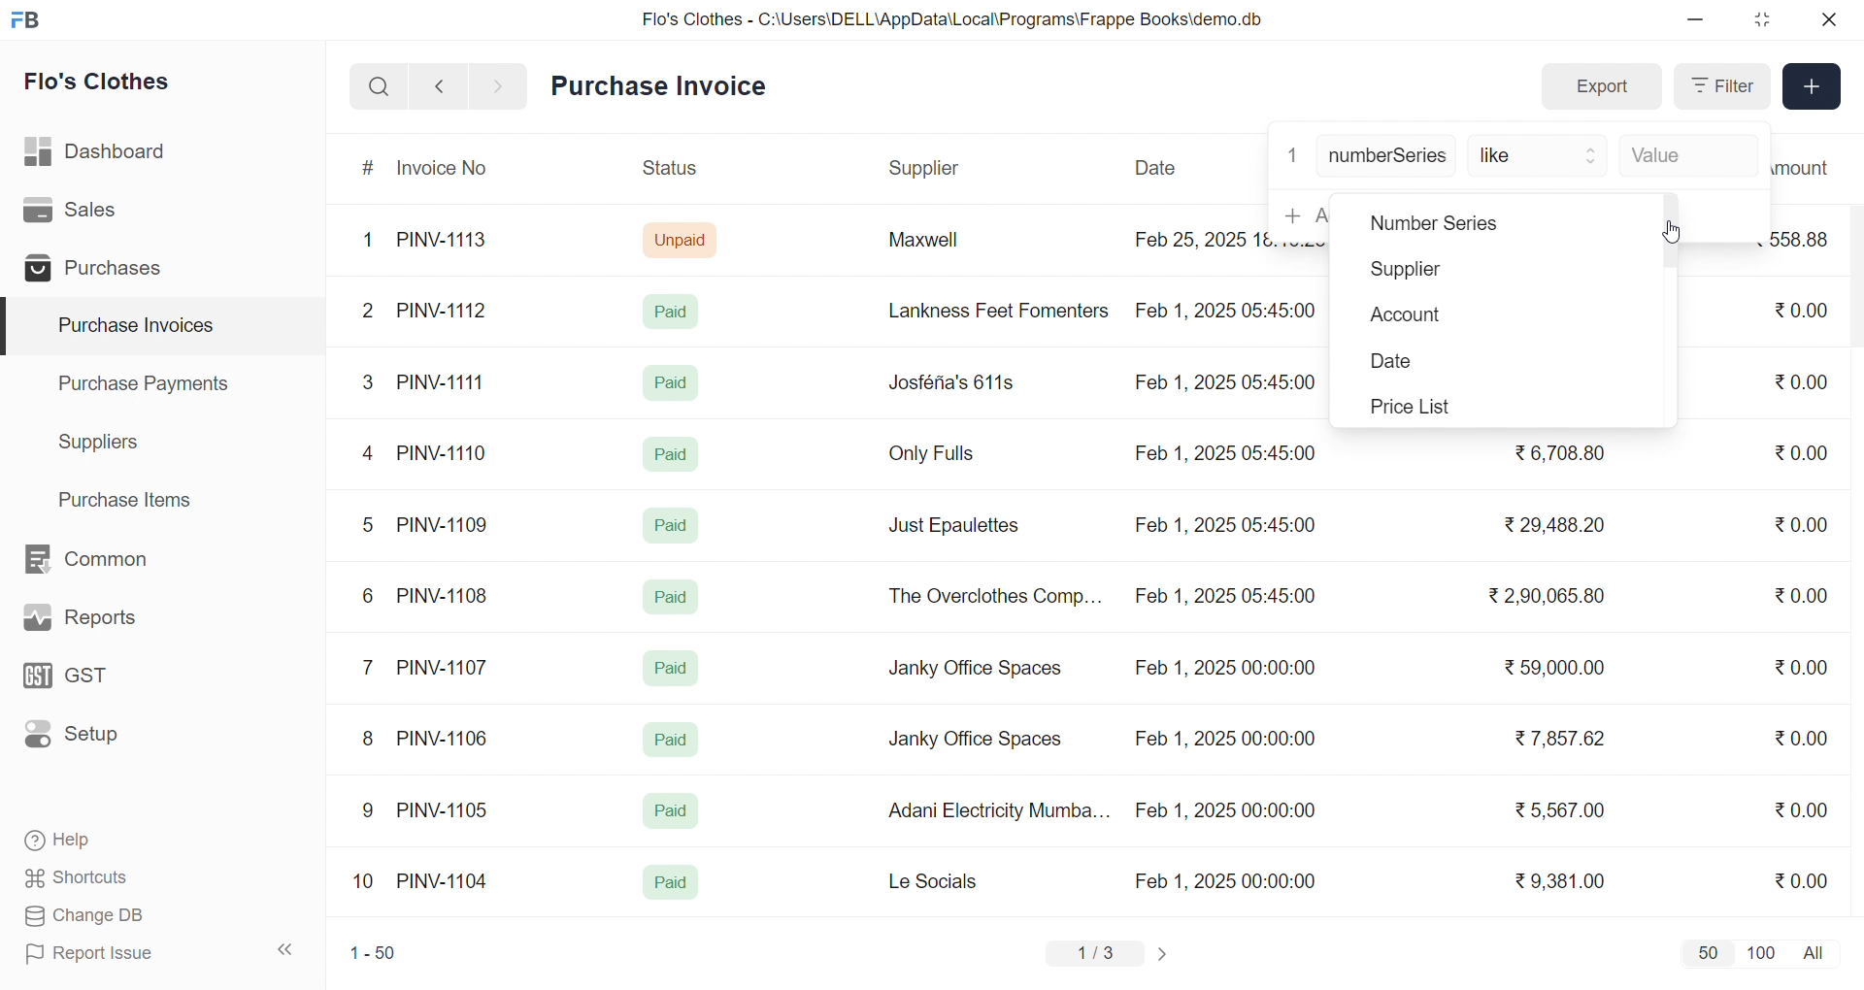 The width and height of the screenshot is (1864, 990). I want to click on 10, so click(368, 883).